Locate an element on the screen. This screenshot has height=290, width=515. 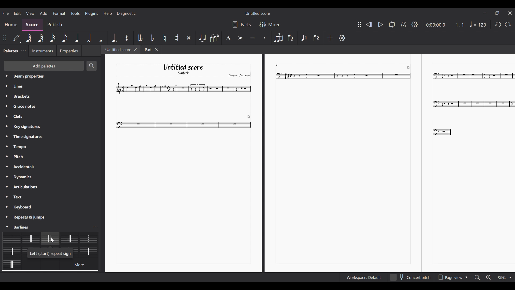
Minimize is located at coordinates (485, 13).